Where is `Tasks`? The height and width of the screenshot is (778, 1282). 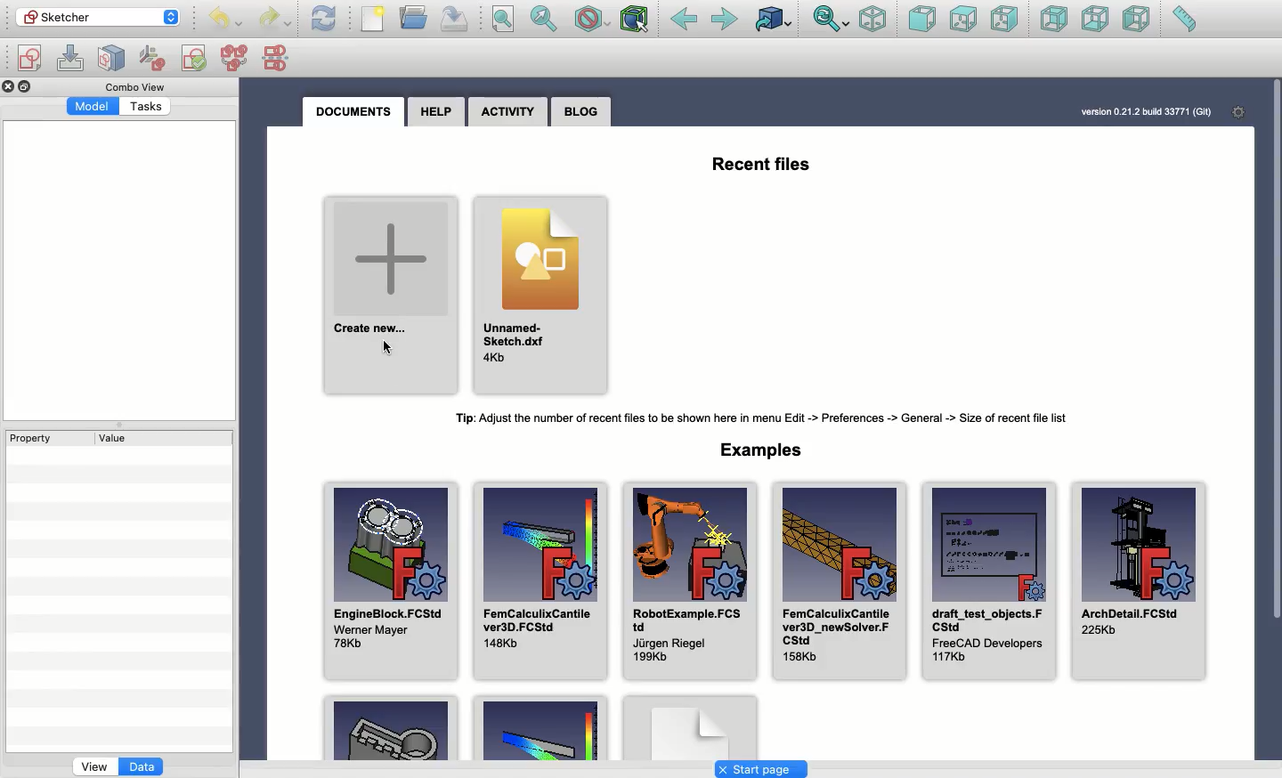
Tasks is located at coordinates (145, 108).